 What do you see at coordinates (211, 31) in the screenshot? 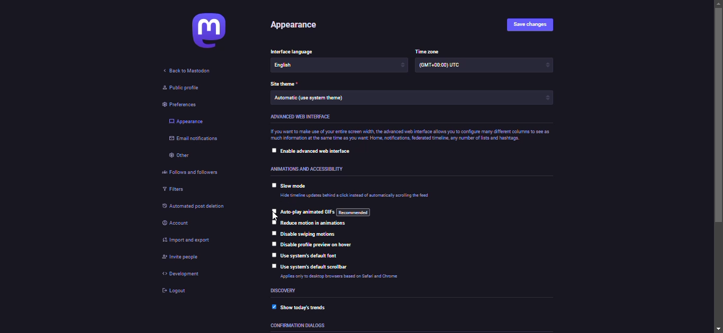
I see `mastodon` at bounding box center [211, 31].